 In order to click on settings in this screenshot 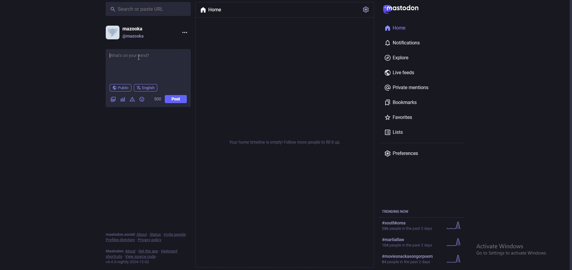, I will do `click(366, 9)`.